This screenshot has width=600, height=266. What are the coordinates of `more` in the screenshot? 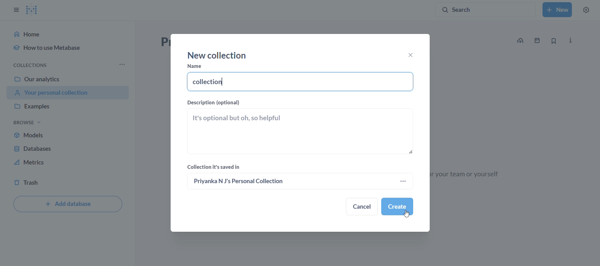 It's located at (404, 181).